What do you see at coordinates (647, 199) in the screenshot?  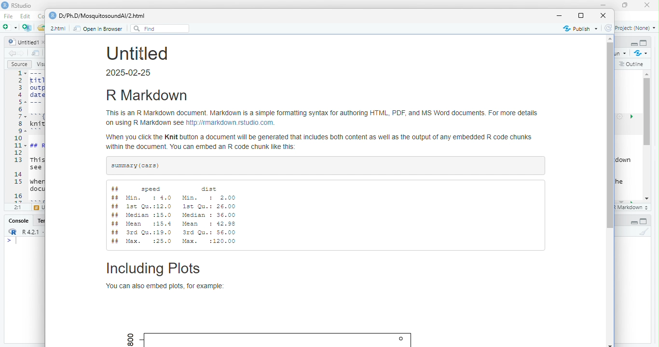 I see `scroll down` at bounding box center [647, 199].